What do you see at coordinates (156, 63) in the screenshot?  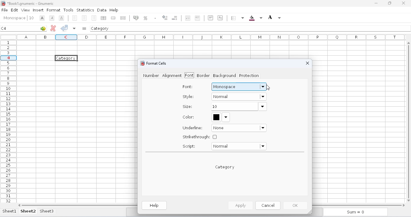 I see `format cells` at bounding box center [156, 63].